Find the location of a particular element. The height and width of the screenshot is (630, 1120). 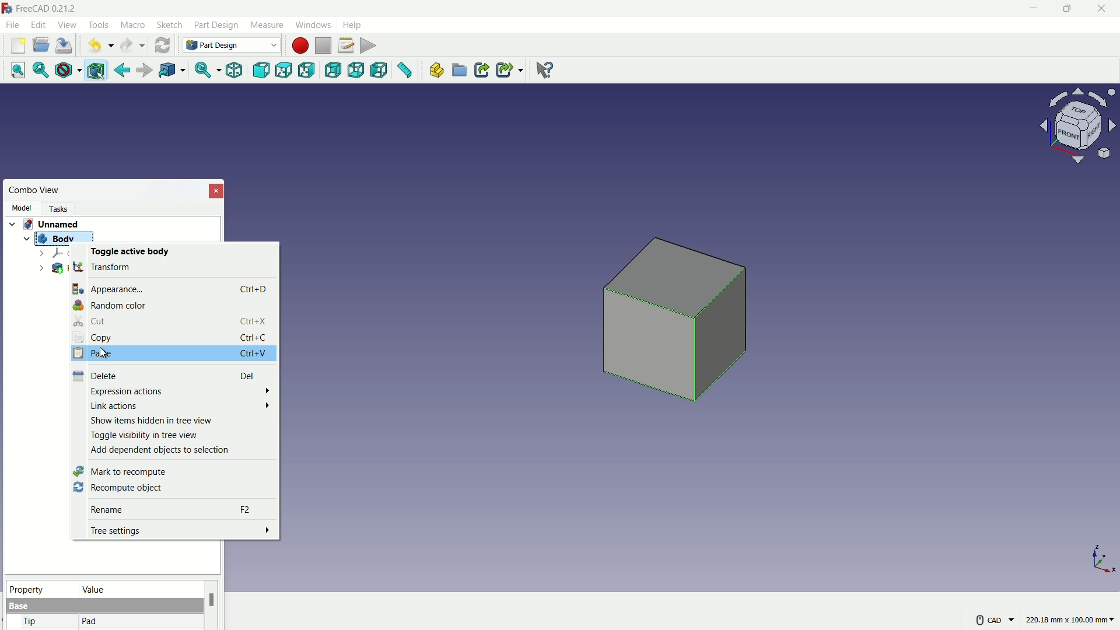

view is located at coordinates (66, 24).